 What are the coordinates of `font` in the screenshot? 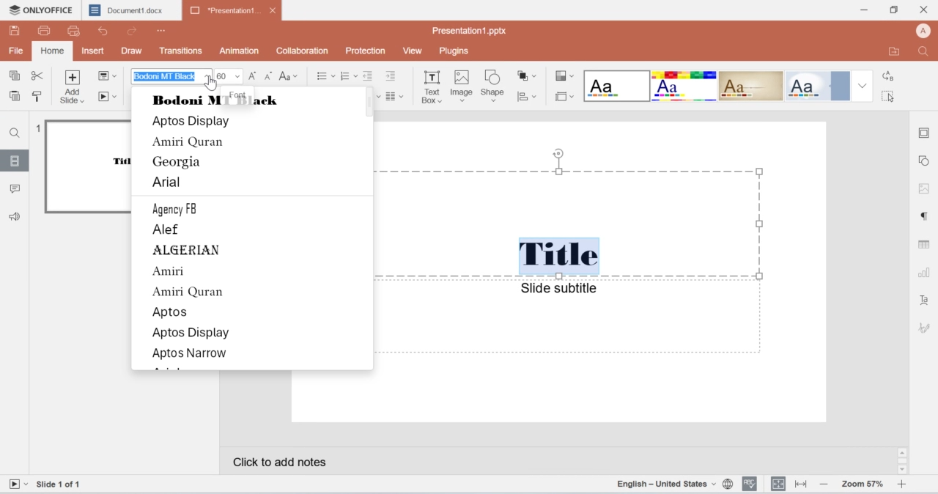 It's located at (171, 75).